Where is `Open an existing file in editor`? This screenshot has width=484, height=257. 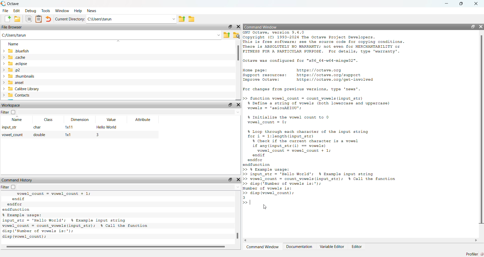 Open an existing file in editor is located at coordinates (17, 19).